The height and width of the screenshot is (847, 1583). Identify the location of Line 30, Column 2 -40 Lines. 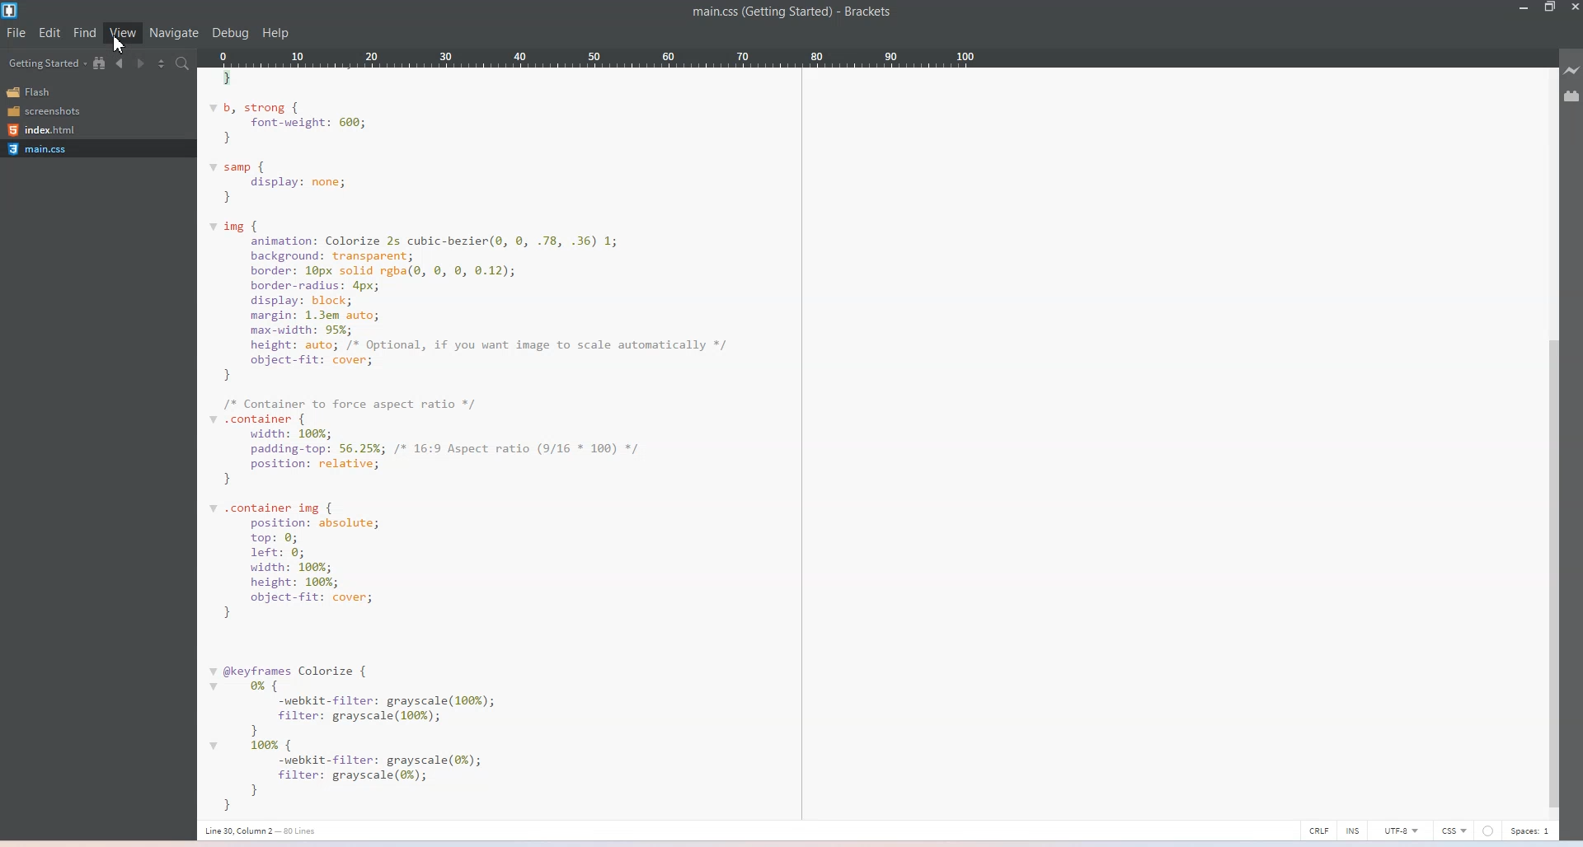
(274, 830).